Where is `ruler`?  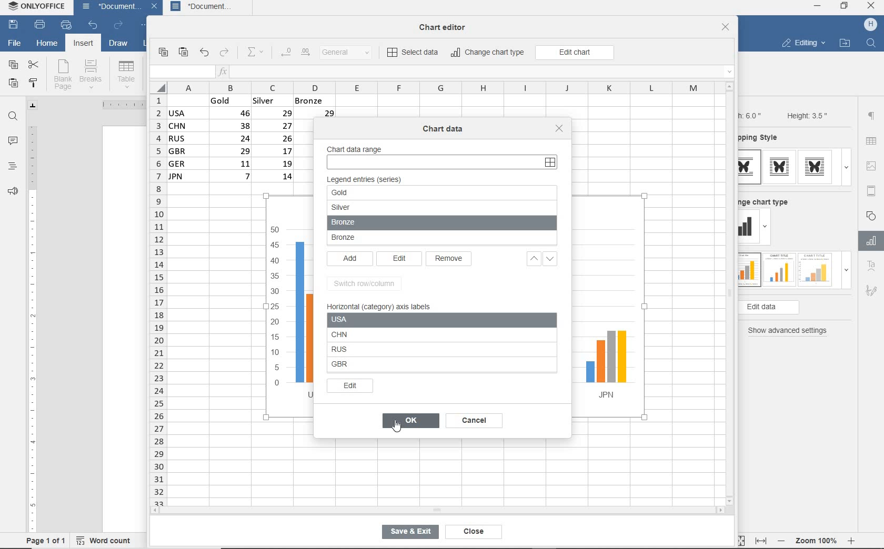
ruler is located at coordinates (32, 324).